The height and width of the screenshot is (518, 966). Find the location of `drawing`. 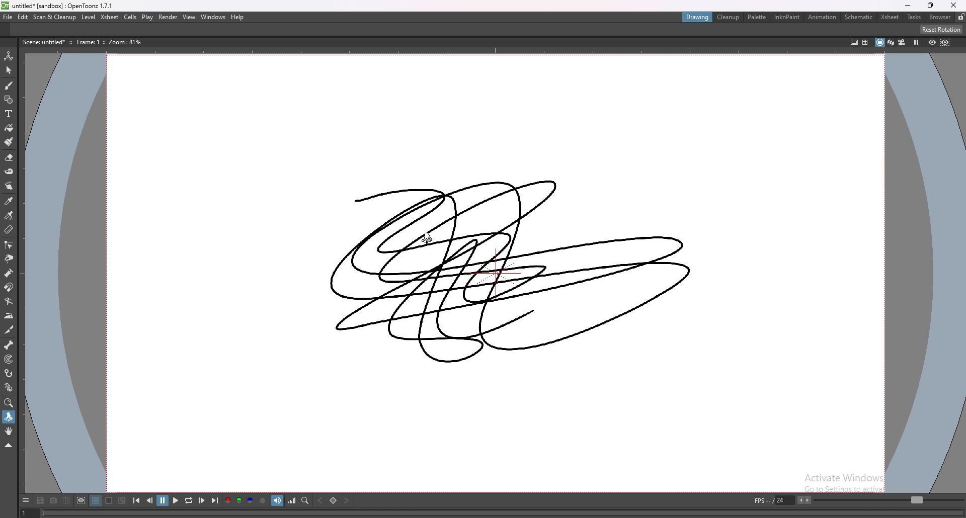

drawing is located at coordinates (697, 18).